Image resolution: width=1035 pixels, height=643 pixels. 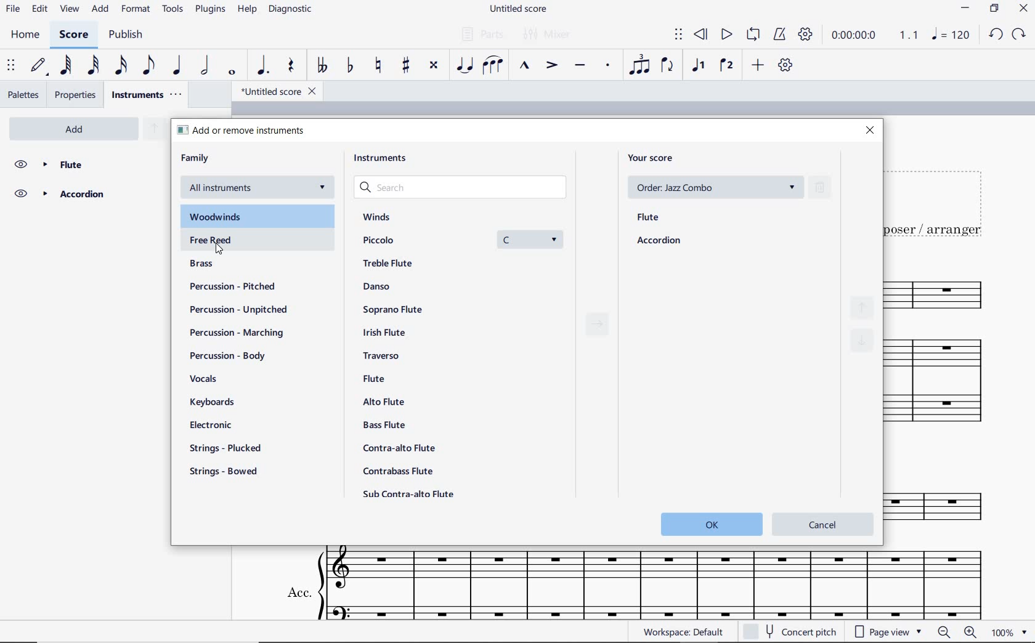 What do you see at coordinates (524, 67) in the screenshot?
I see `marcato` at bounding box center [524, 67].